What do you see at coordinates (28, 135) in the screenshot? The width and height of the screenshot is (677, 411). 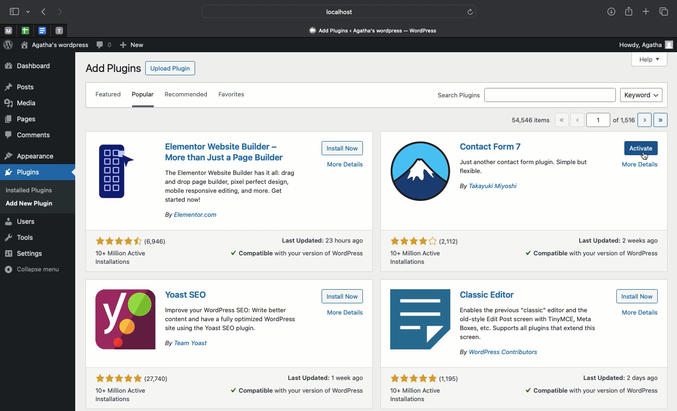 I see `comments` at bounding box center [28, 135].